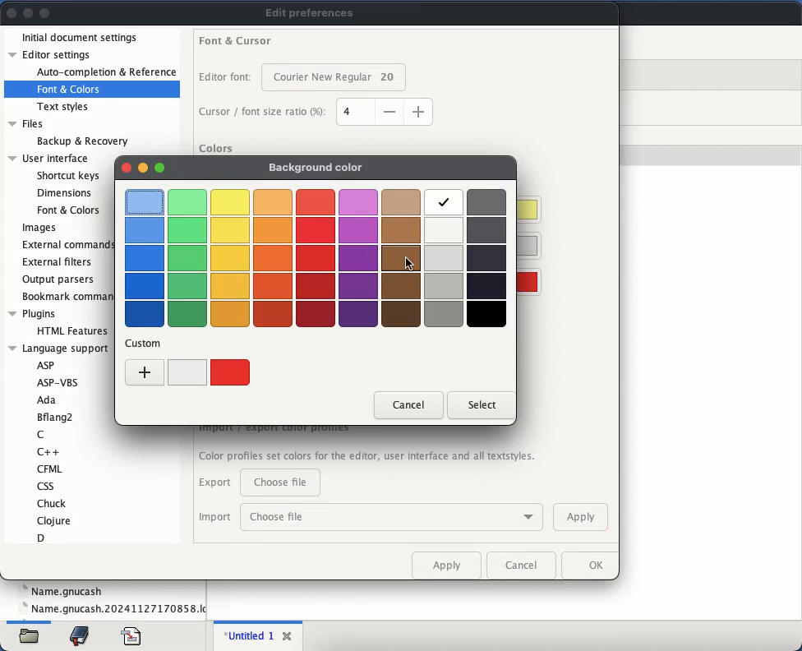  Describe the element at coordinates (317, 259) in the screenshot. I see `colors` at that location.